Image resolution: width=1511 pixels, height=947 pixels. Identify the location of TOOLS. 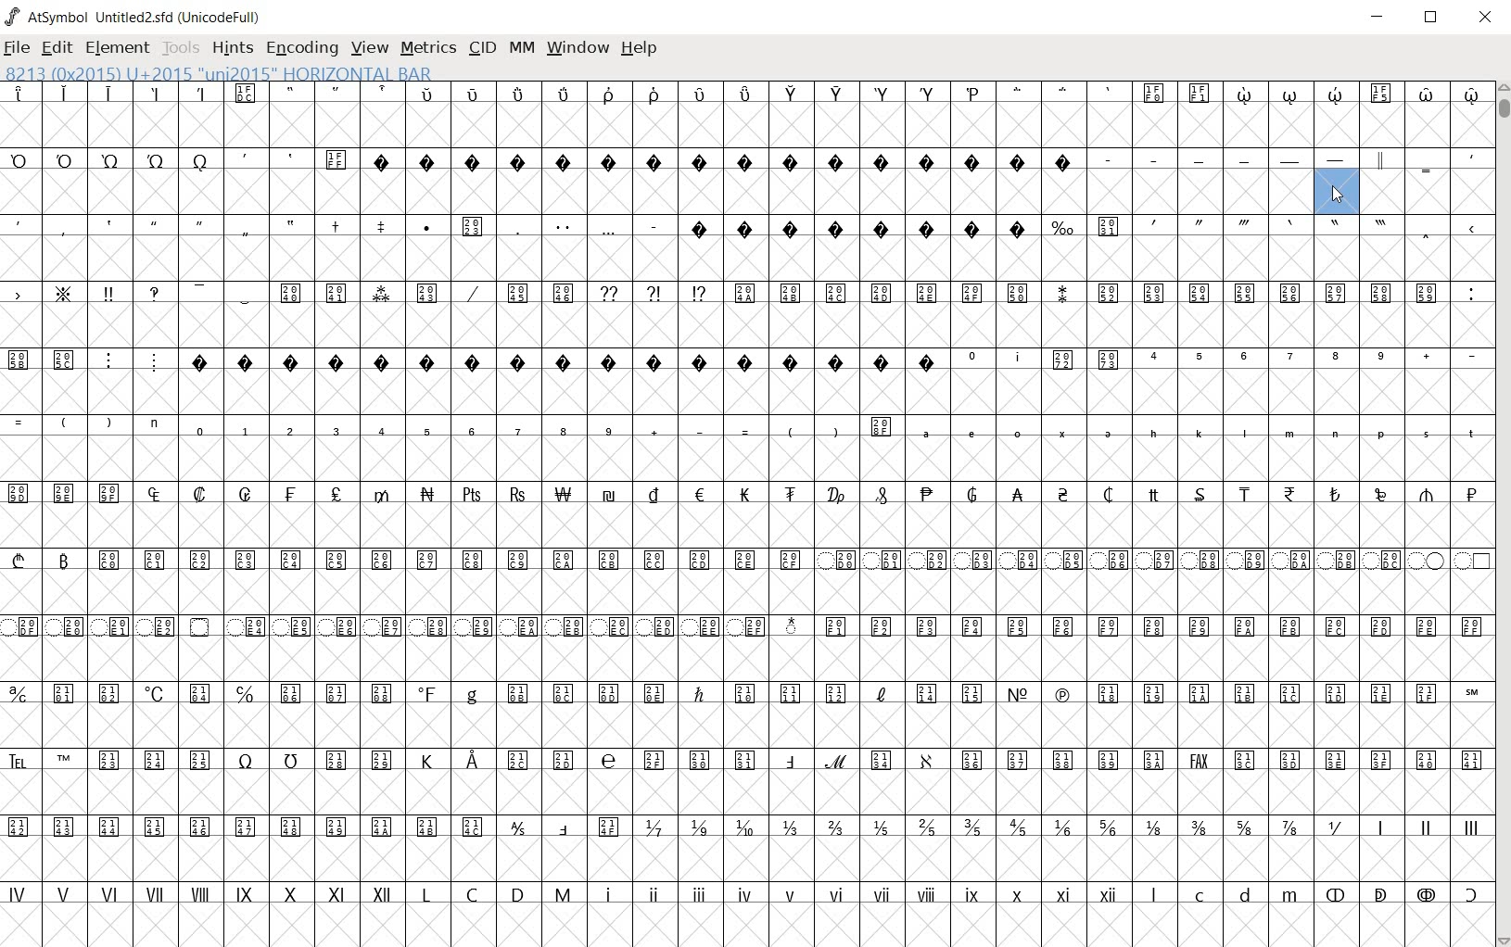
(184, 49).